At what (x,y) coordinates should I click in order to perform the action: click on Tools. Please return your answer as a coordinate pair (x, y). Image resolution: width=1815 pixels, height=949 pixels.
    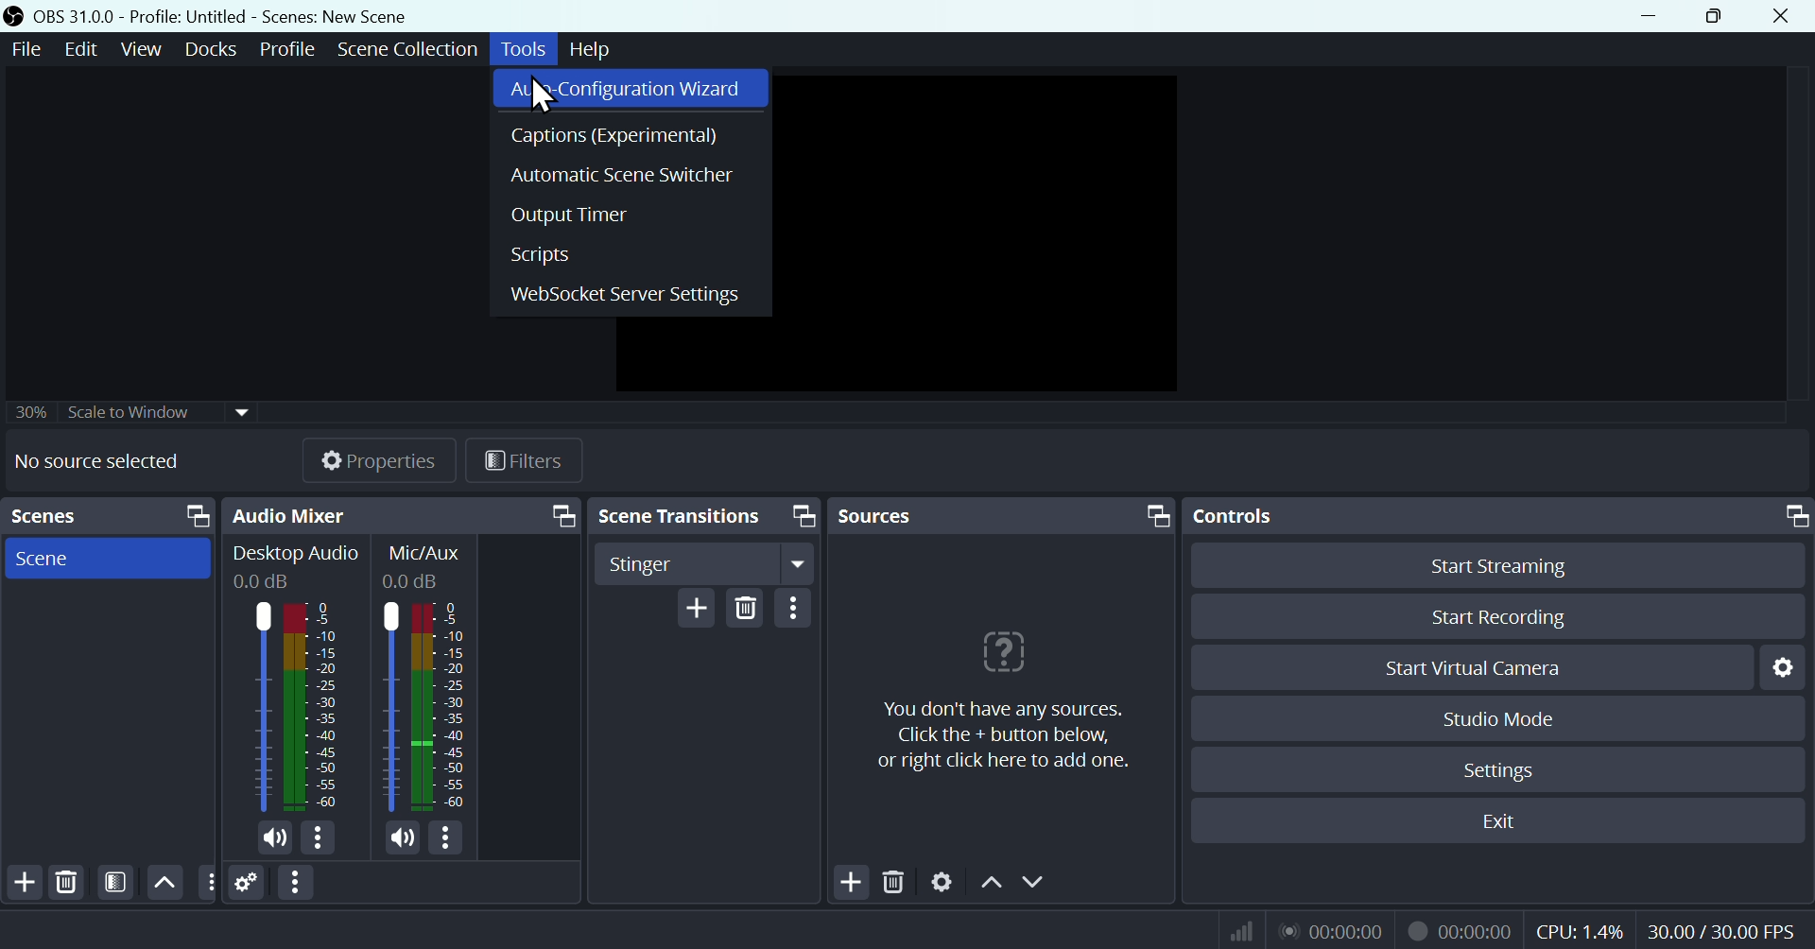
    Looking at the image, I should click on (527, 49).